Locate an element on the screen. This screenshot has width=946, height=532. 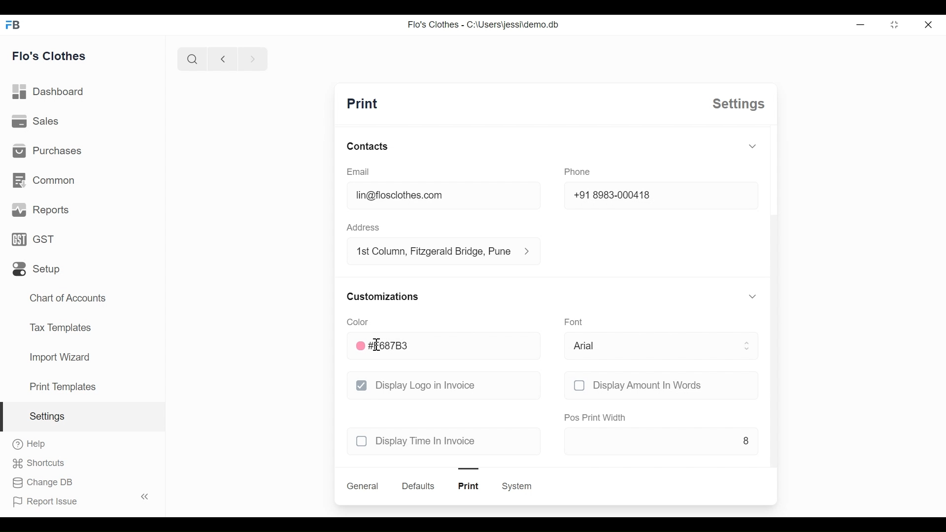
checkbox is located at coordinates (579, 385).